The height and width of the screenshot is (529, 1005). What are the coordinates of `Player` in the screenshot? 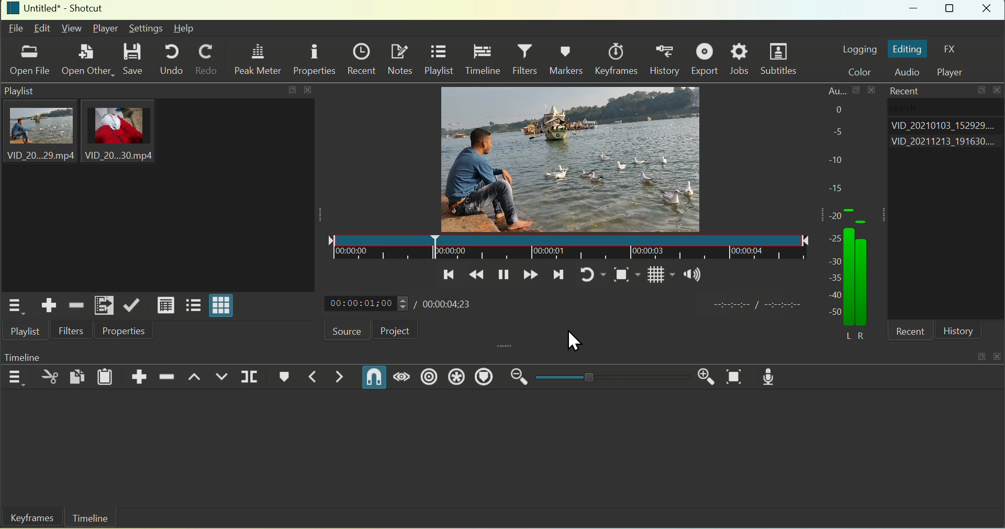 It's located at (107, 28).